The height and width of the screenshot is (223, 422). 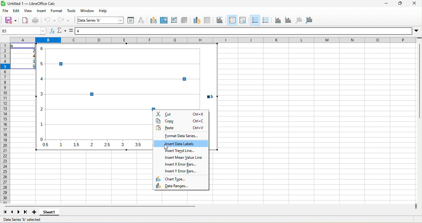 What do you see at coordinates (94, 131) in the screenshot?
I see `XY (Scatter) chart` at bounding box center [94, 131].